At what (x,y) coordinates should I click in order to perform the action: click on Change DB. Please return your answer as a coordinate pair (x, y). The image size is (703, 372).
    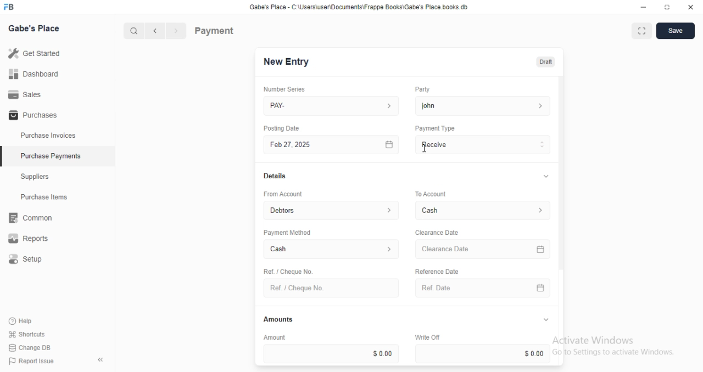
    Looking at the image, I should click on (29, 347).